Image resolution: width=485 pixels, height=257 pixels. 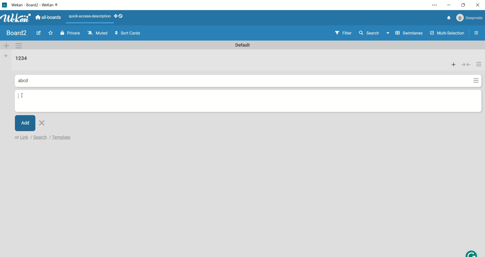 What do you see at coordinates (23, 97) in the screenshot?
I see `cursor` at bounding box center [23, 97].